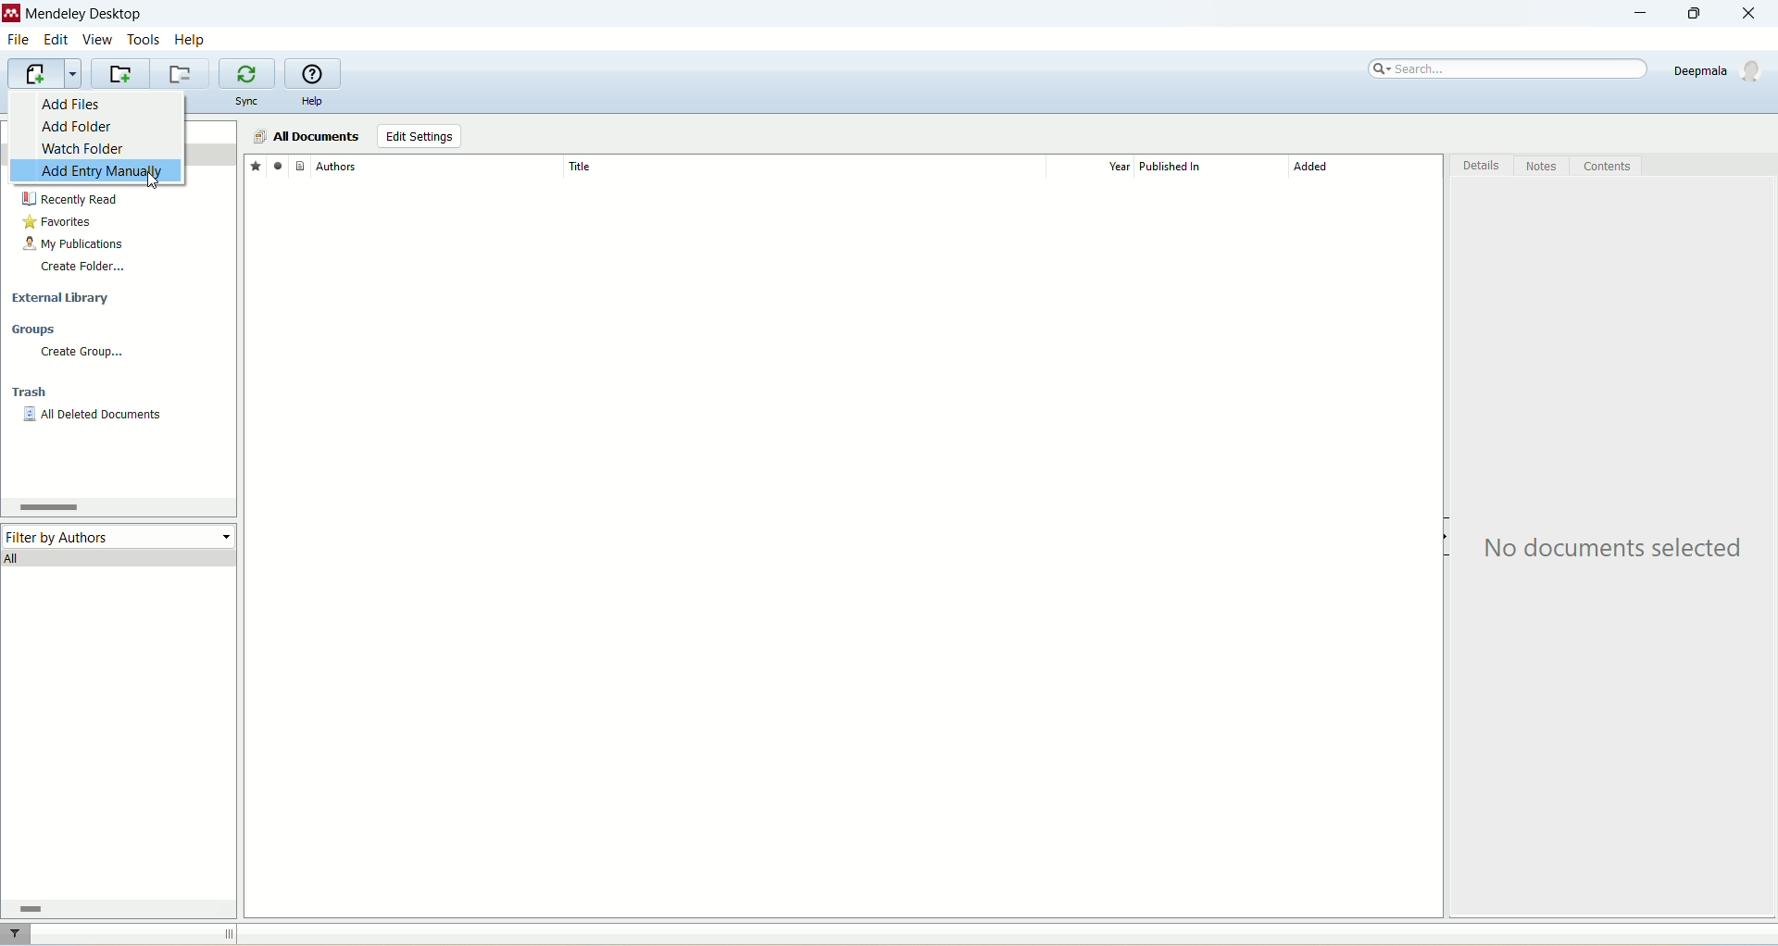 The width and height of the screenshot is (1778, 946). I want to click on title, so click(803, 166).